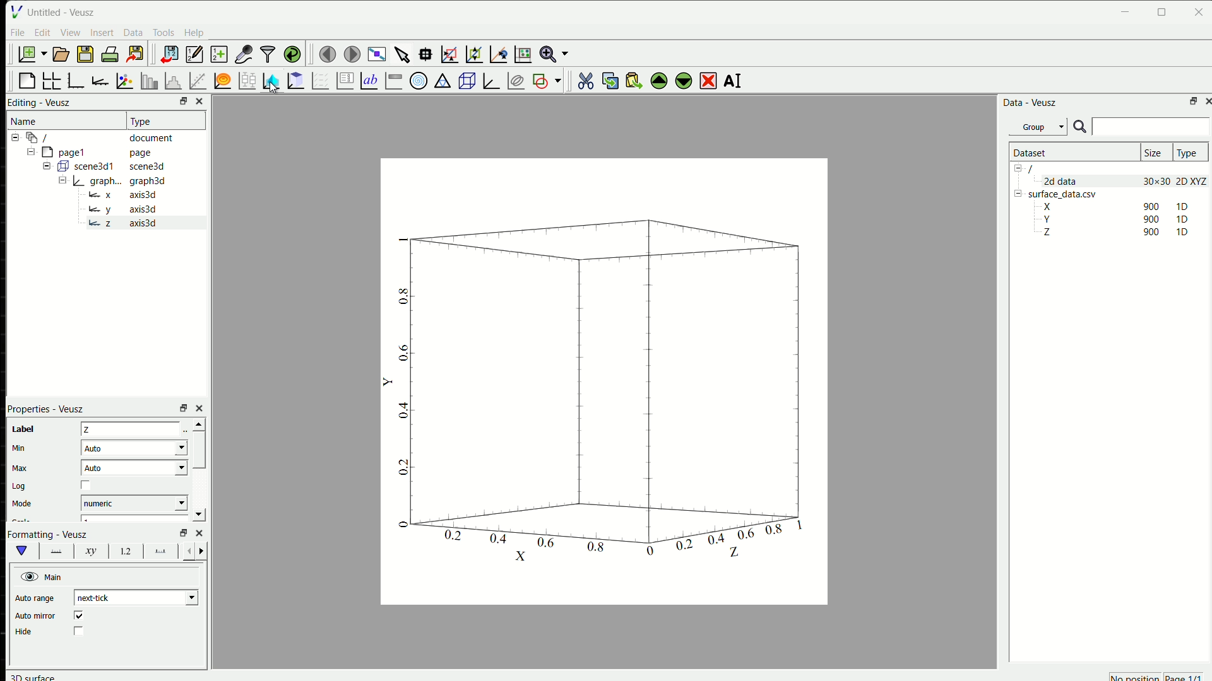 Image resolution: width=1212 pixels, height=681 pixels. What do you see at coordinates (370, 80) in the screenshot?
I see `Text label` at bounding box center [370, 80].